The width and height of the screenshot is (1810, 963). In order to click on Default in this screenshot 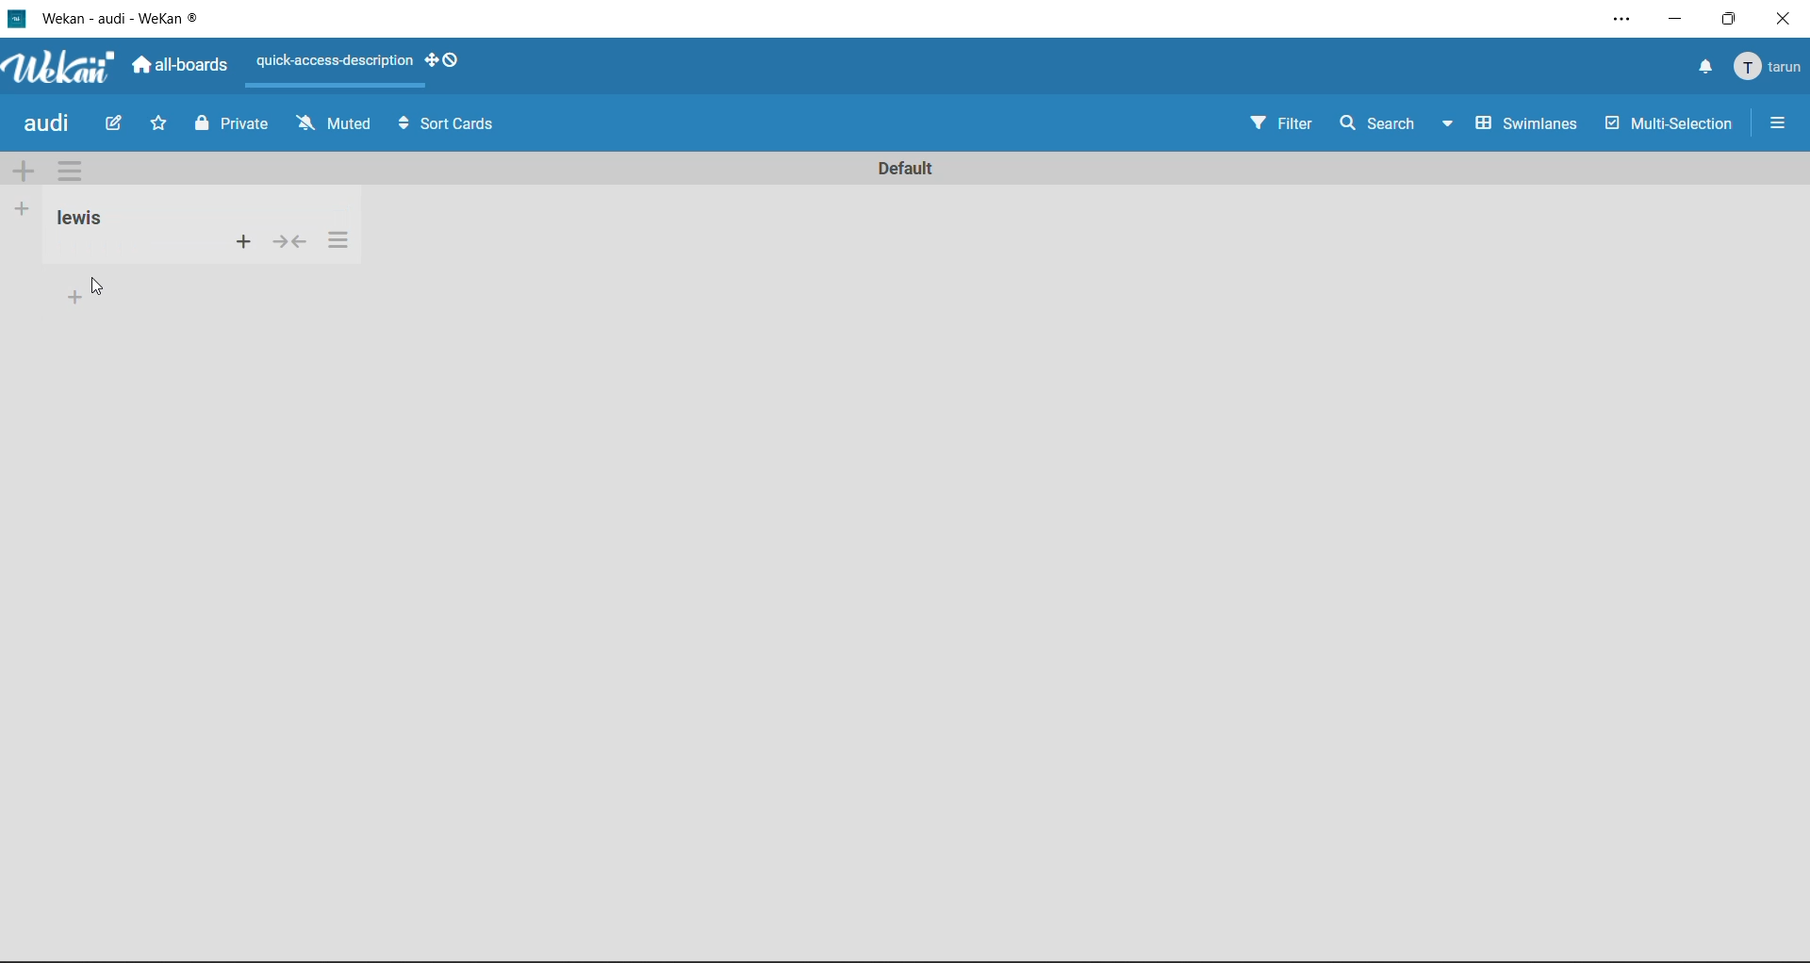, I will do `click(905, 163)`.